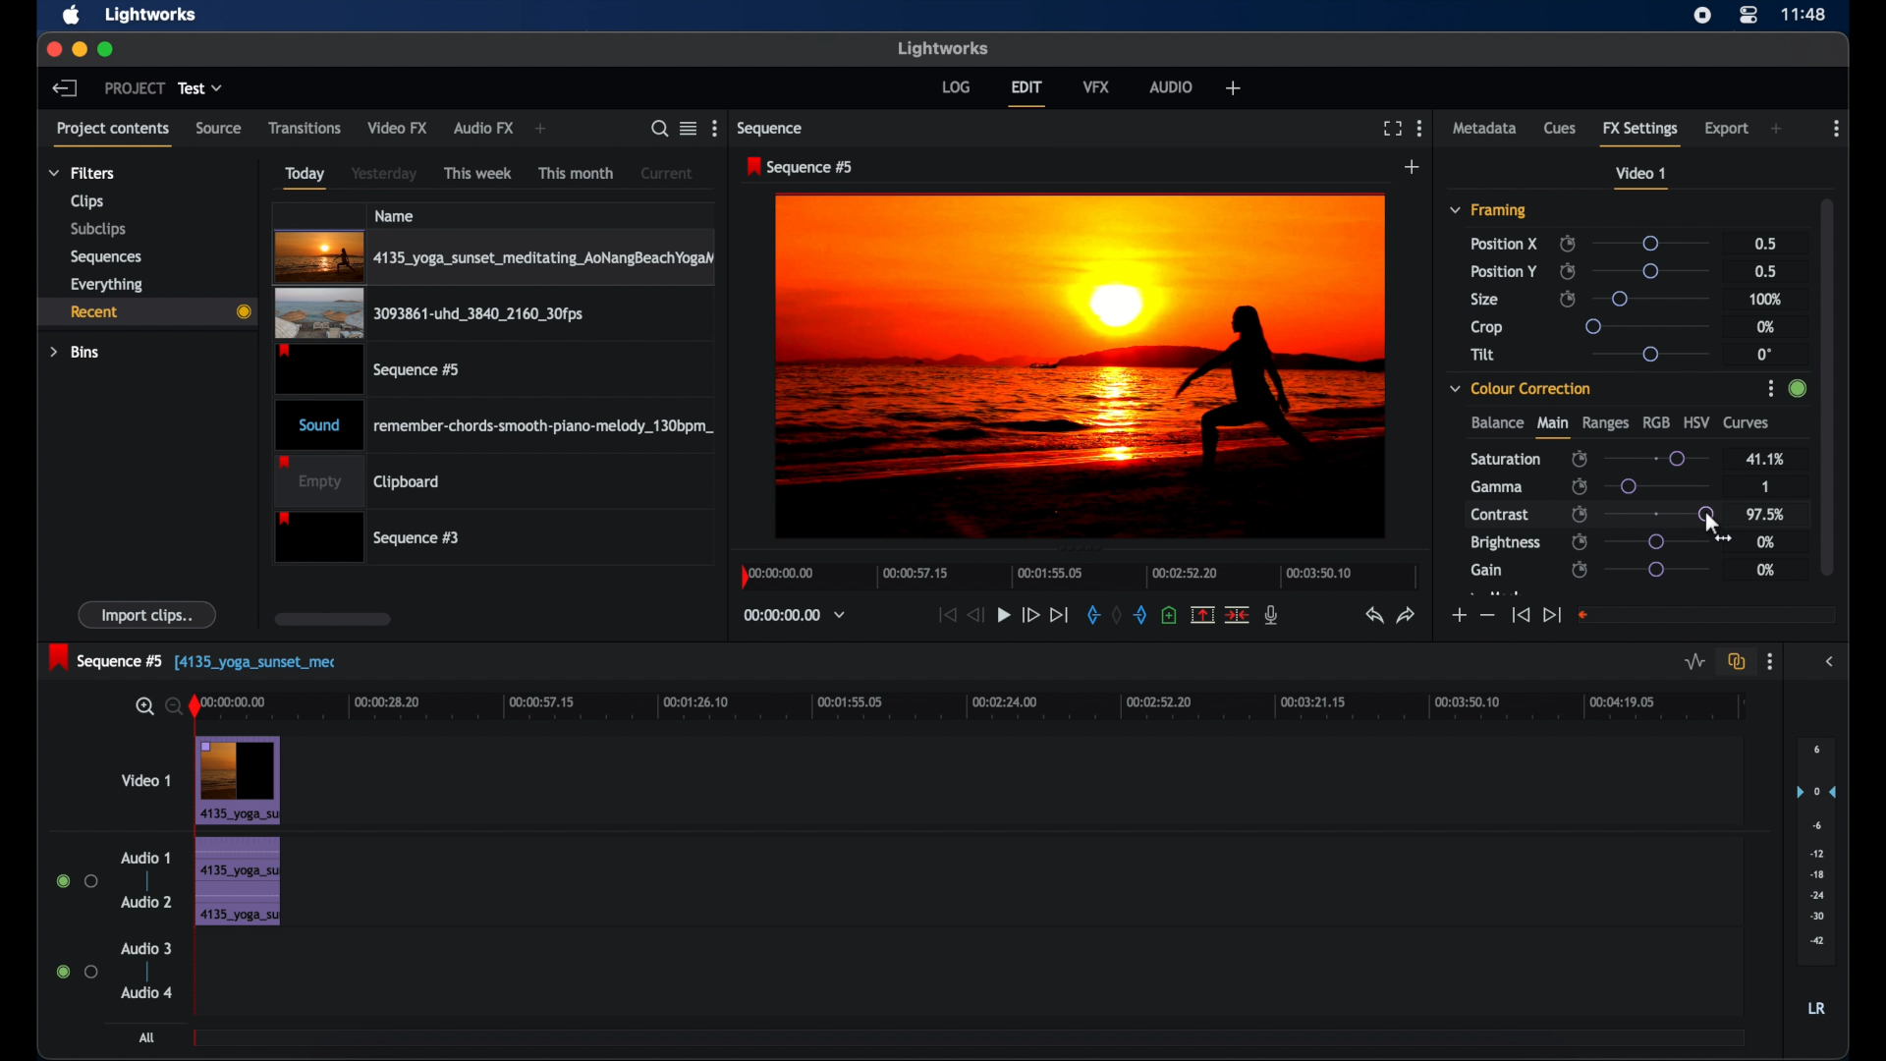 The image size is (1886, 1061). What do you see at coordinates (151, 16) in the screenshot?
I see `lightworks` at bounding box center [151, 16].